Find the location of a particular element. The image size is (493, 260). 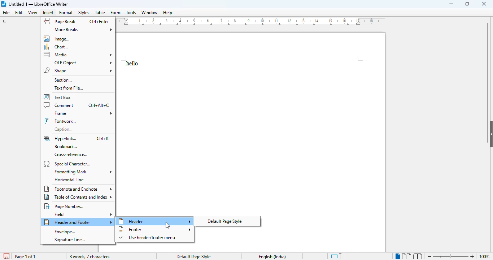

minimize is located at coordinates (451, 4).